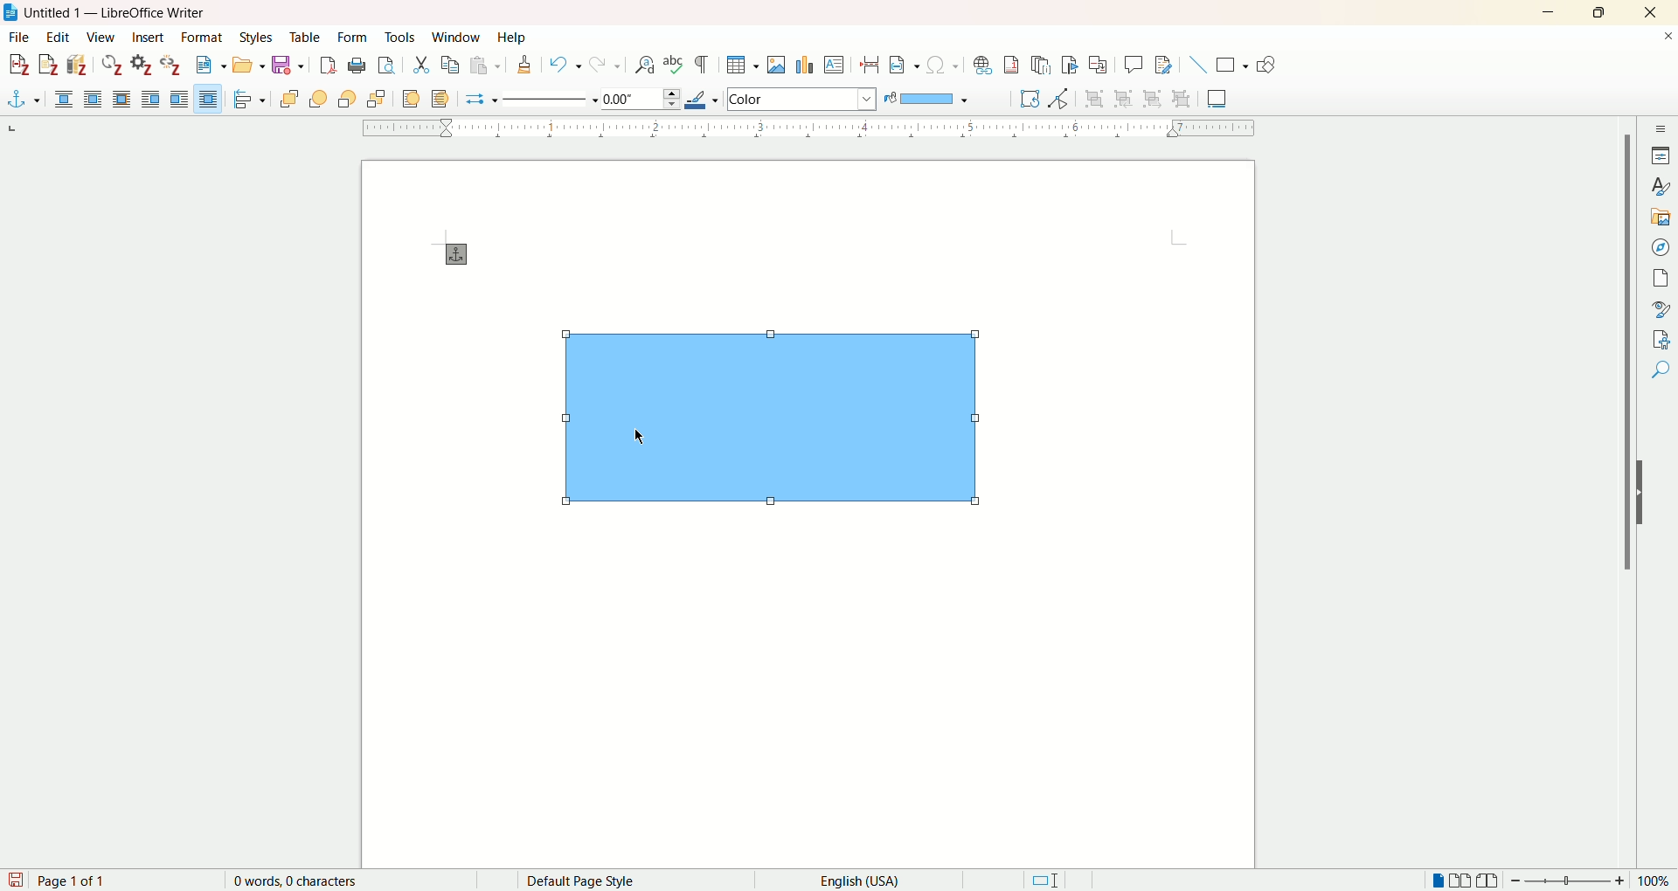 Image resolution: width=1678 pixels, height=891 pixels. Describe the element at coordinates (1659, 308) in the screenshot. I see `style inspector` at that location.